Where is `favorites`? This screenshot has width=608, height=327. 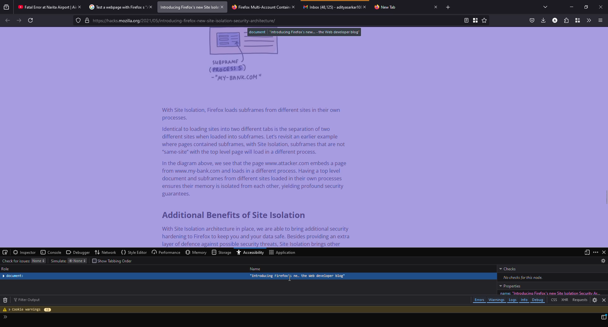
favorites is located at coordinates (484, 20).